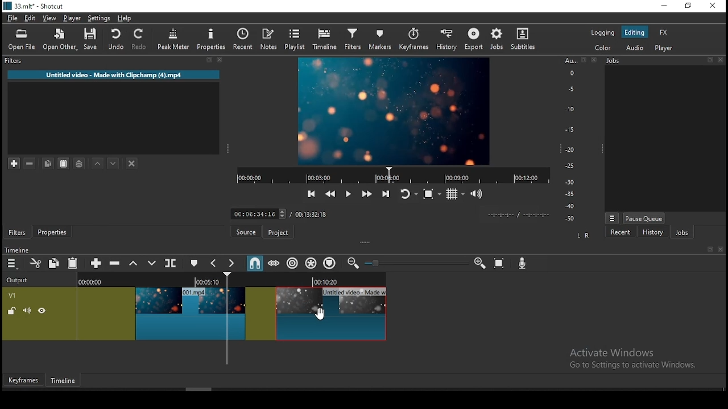 This screenshot has width=728, height=409. What do you see at coordinates (635, 33) in the screenshot?
I see `editing` at bounding box center [635, 33].